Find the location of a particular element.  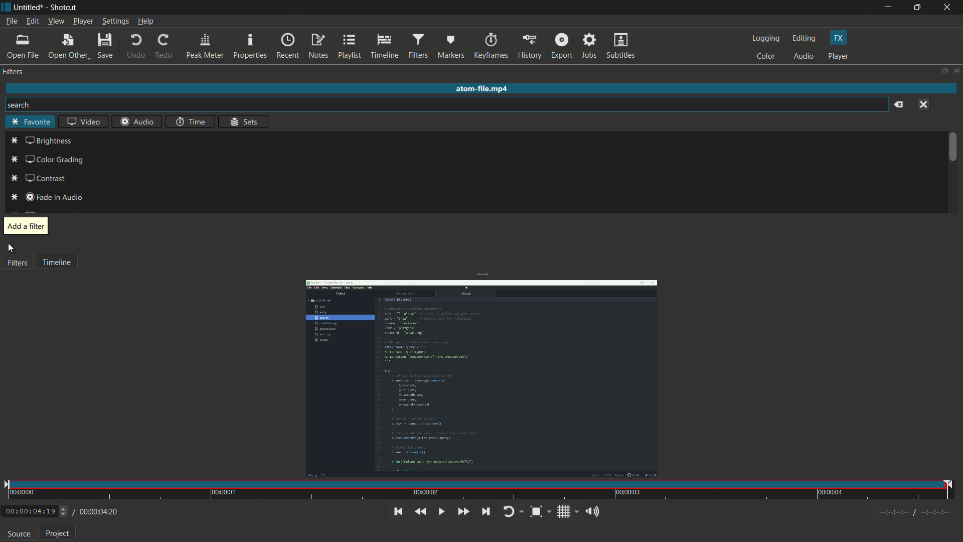

player is located at coordinates (839, 56).